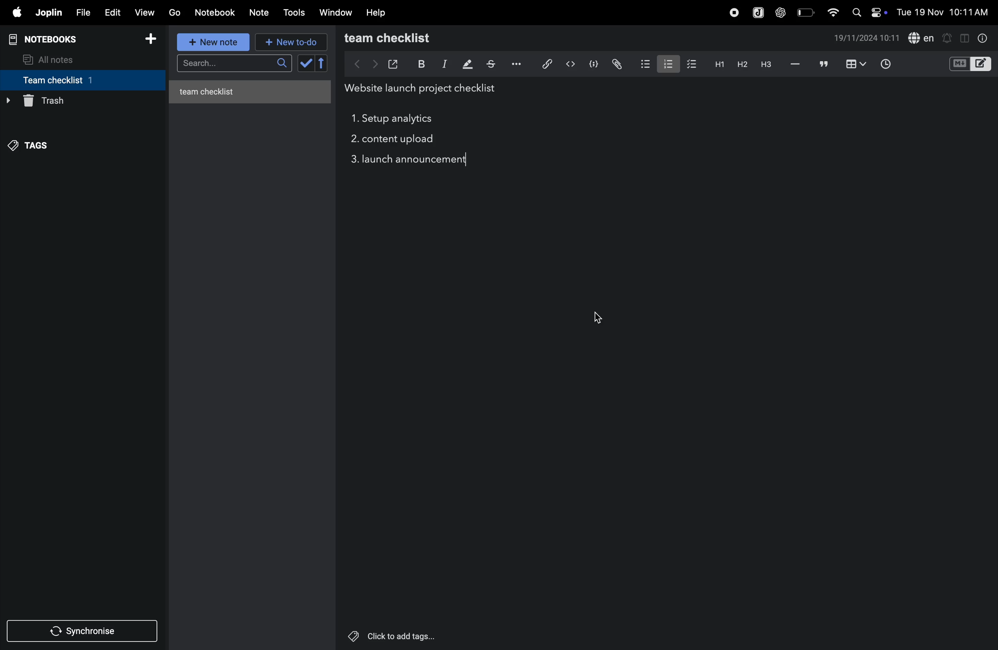 This screenshot has height=650, width=998. I want to click on spell check, so click(922, 38).